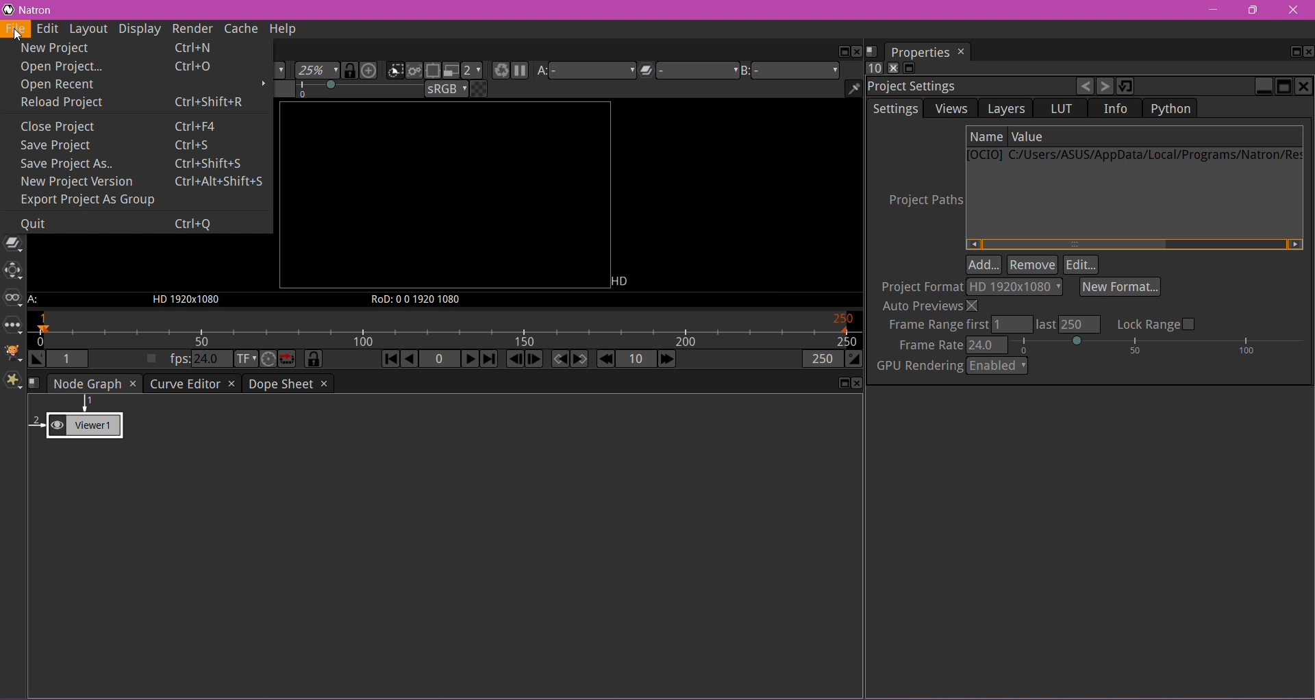  I want to click on Next Keyframe, so click(581, 360).